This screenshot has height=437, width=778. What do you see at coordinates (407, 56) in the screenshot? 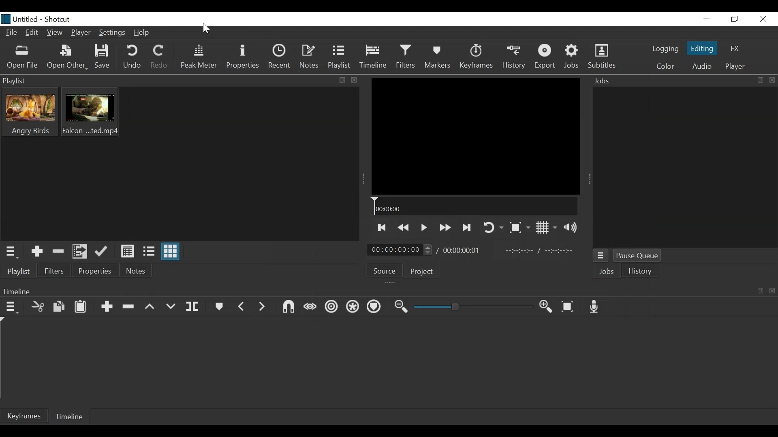
I see `Filters` at bounding box center [407, 56].